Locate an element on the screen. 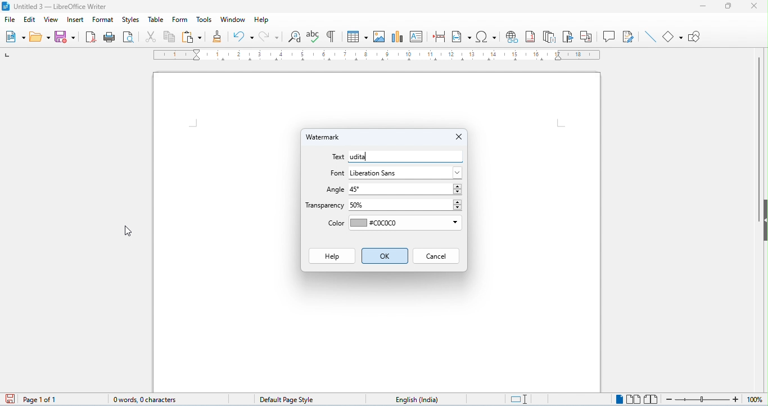 The height and width of the screenshot is (406, 768). 0 words, 0 characters is located at coordinates (140, 398).